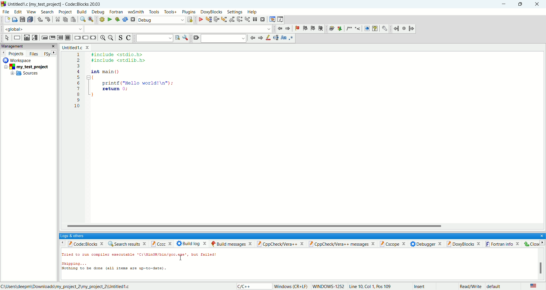  What do you see at coordinates (263, 19) in the screenshot?
I see `stop debugger` at bounding box center [263, 19].